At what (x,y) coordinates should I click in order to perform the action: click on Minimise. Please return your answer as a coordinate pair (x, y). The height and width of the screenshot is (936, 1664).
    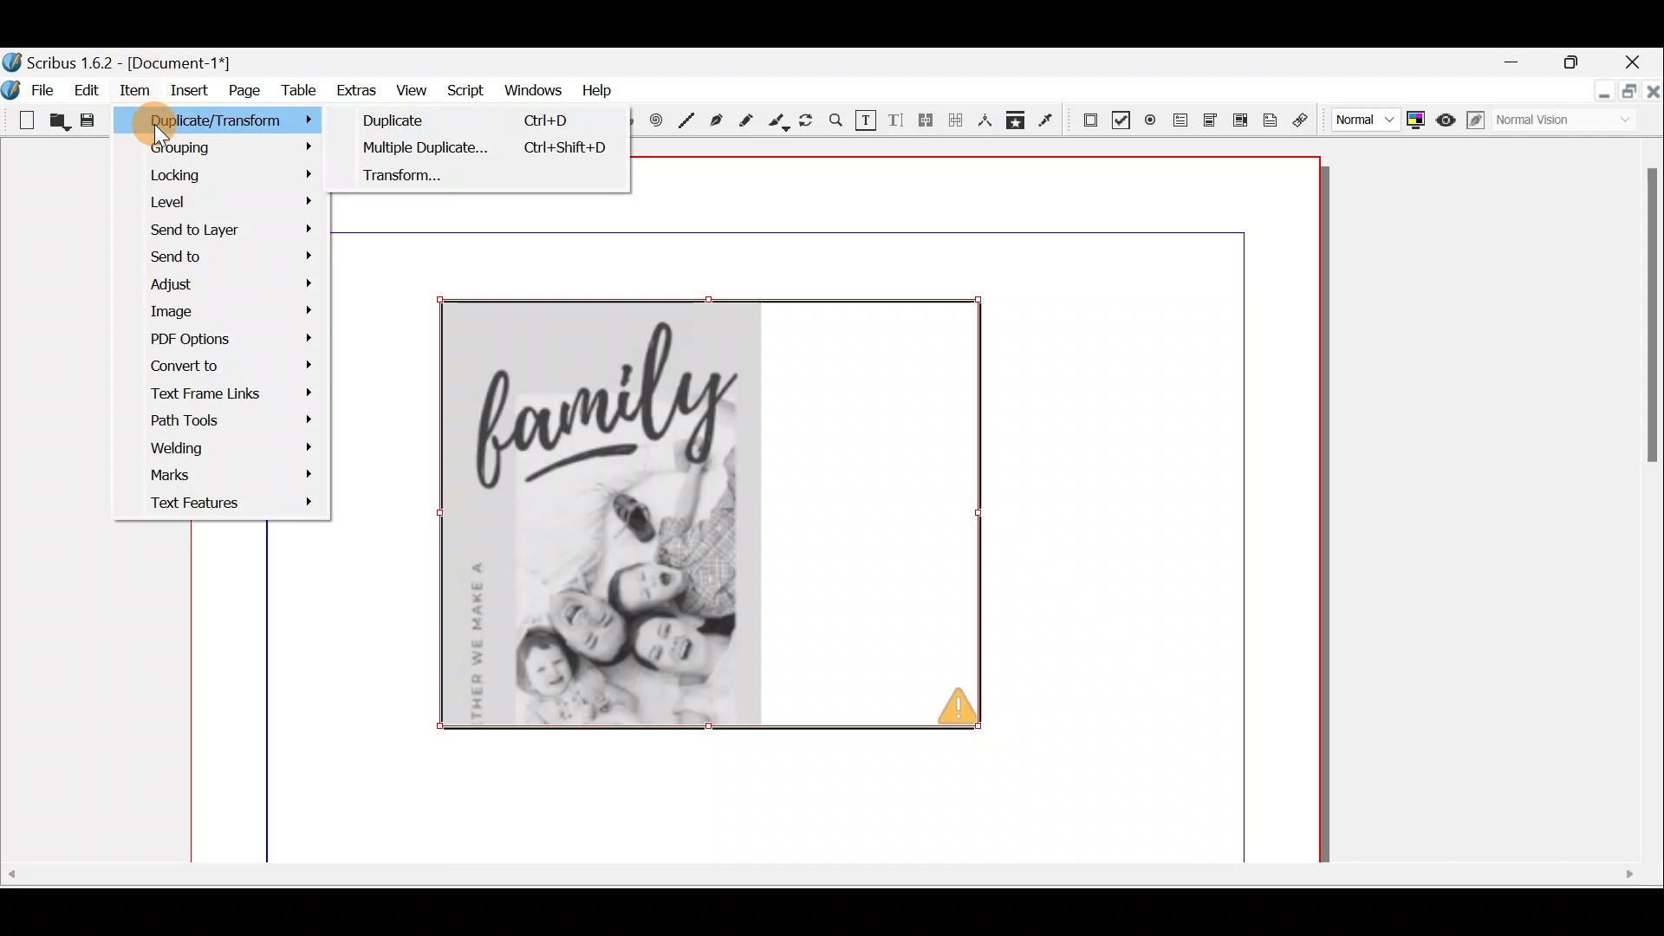
    Looking at the image, I should click on (1593, 95).